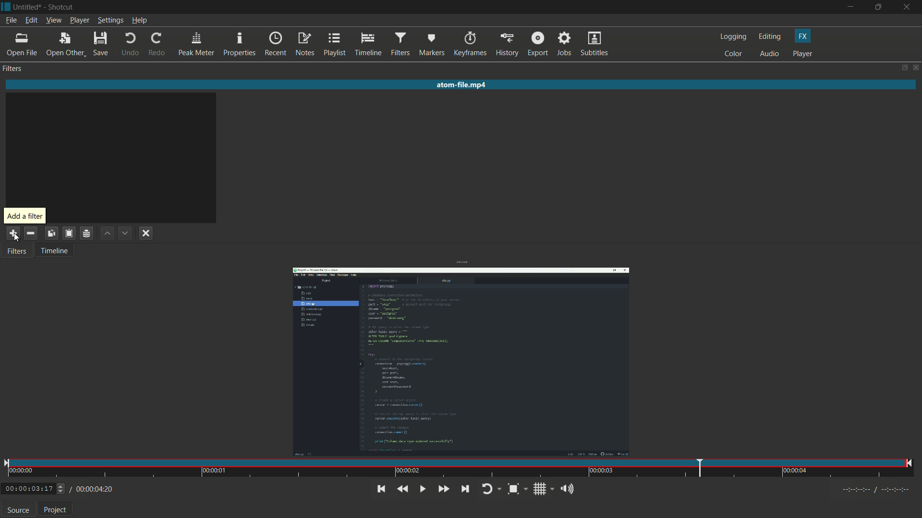  What do you see at coordinates (56, 250) in the screenshot?
I see `timeline tab` at bounding box center [56, 250].